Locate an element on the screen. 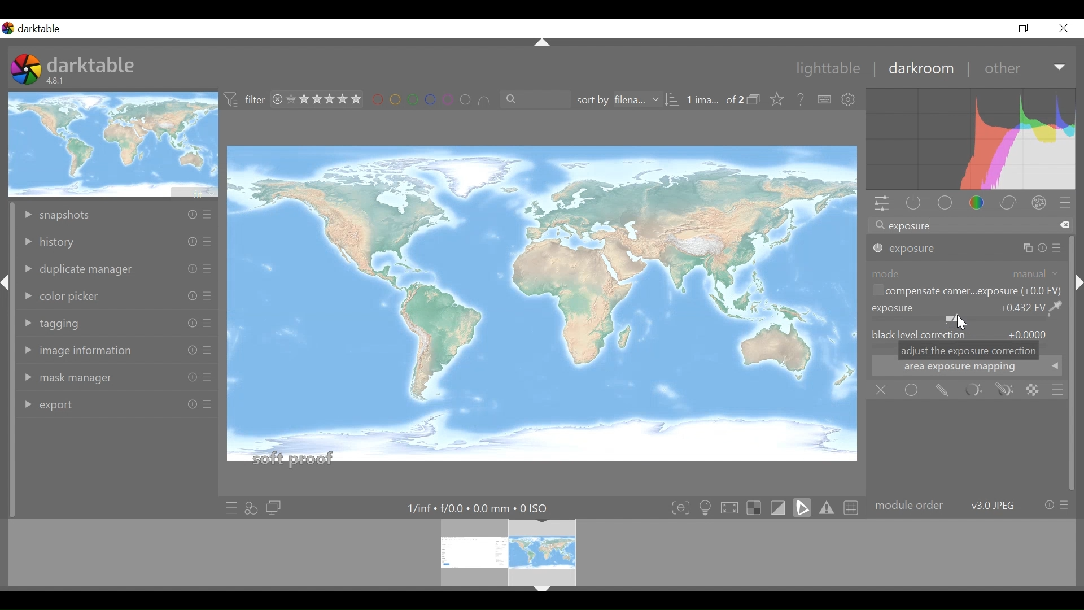 Image resolution: width=1084 pixels, height=610 pixels. Close is located at coordinates (1064, 28).